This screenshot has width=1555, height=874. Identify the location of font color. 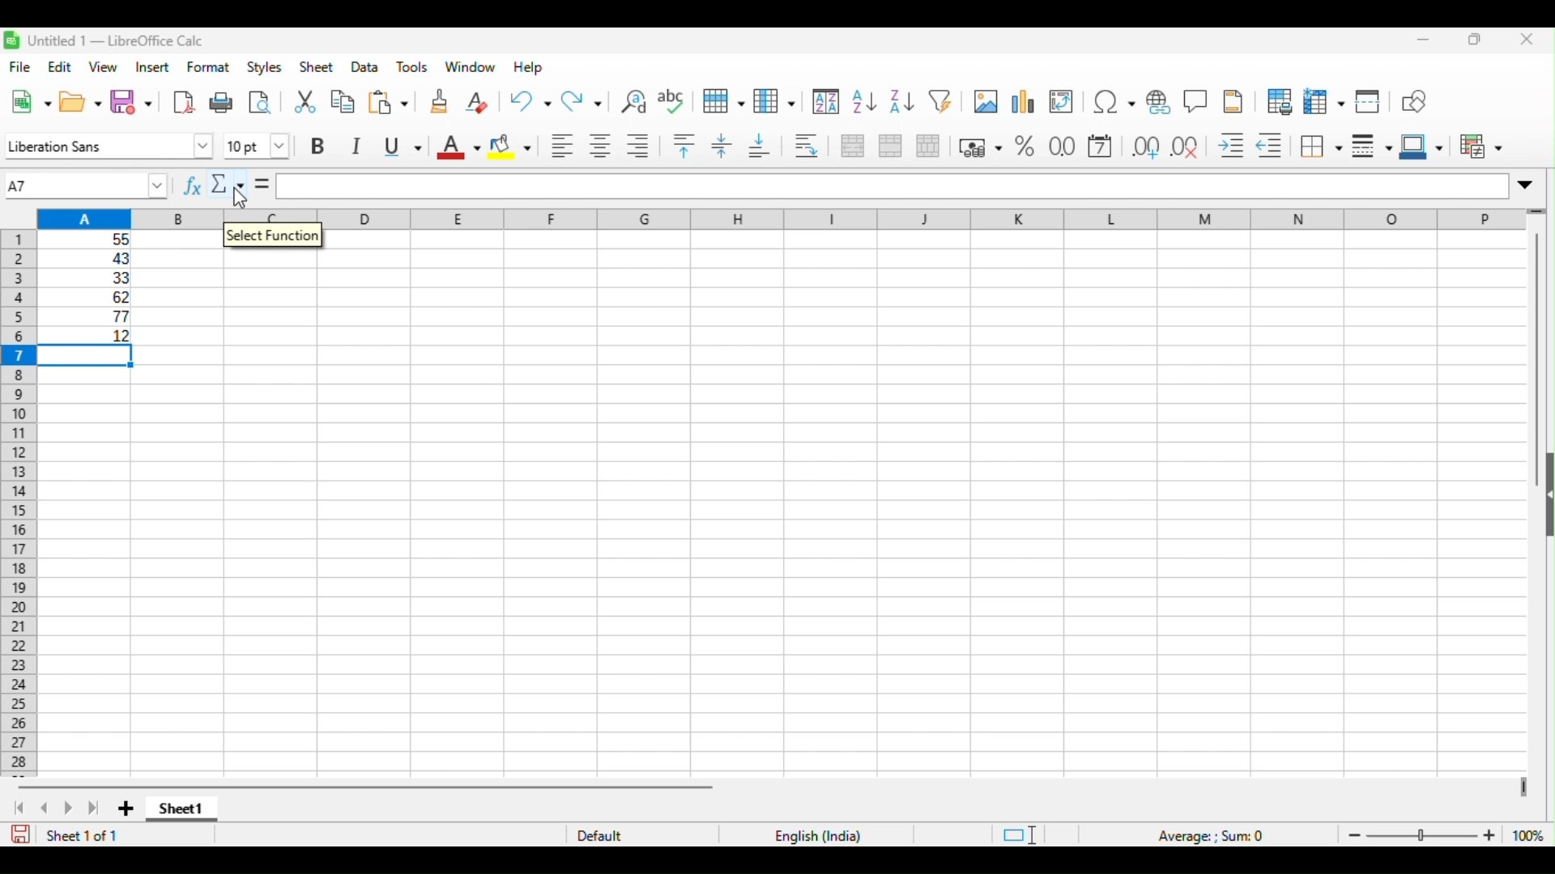
(458, 147).